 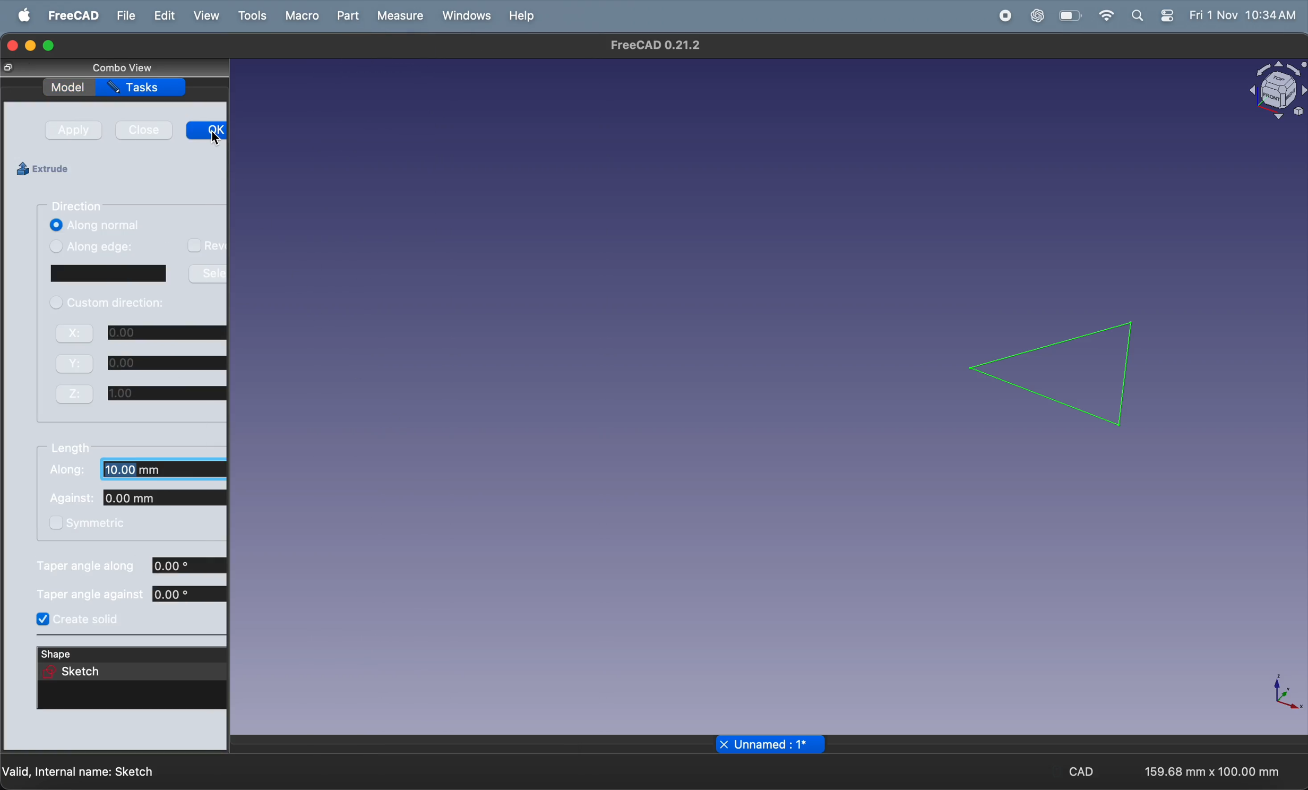 I want to click on combo view, so click(x=121, y=66).